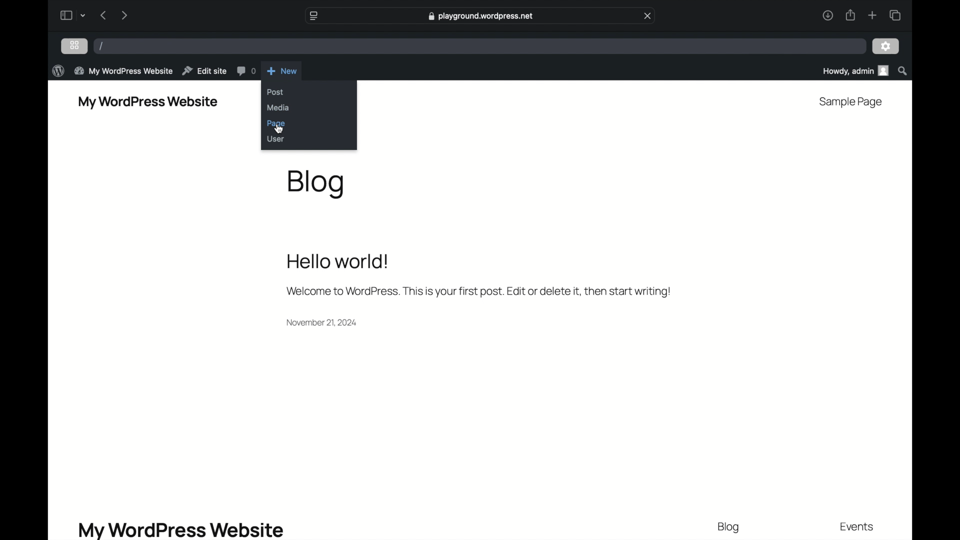 This screenshot has height=540, width=960. What do you see at coordinates (125, 14) in the screenshot?
I see `next page` at bounding box center [125, 14].